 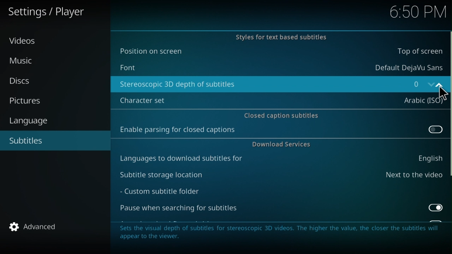 What do you see at coordinates (36, 228) in the screenshot?
I see `Advanced` at bounding box center [36, 228].